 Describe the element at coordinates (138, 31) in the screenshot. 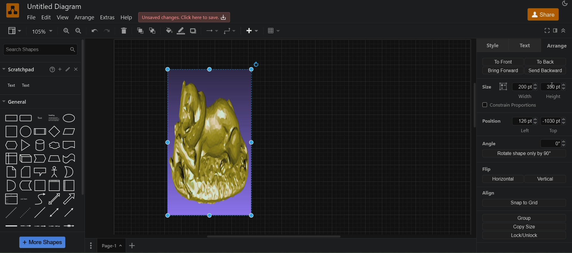

I see `to front` at that location.